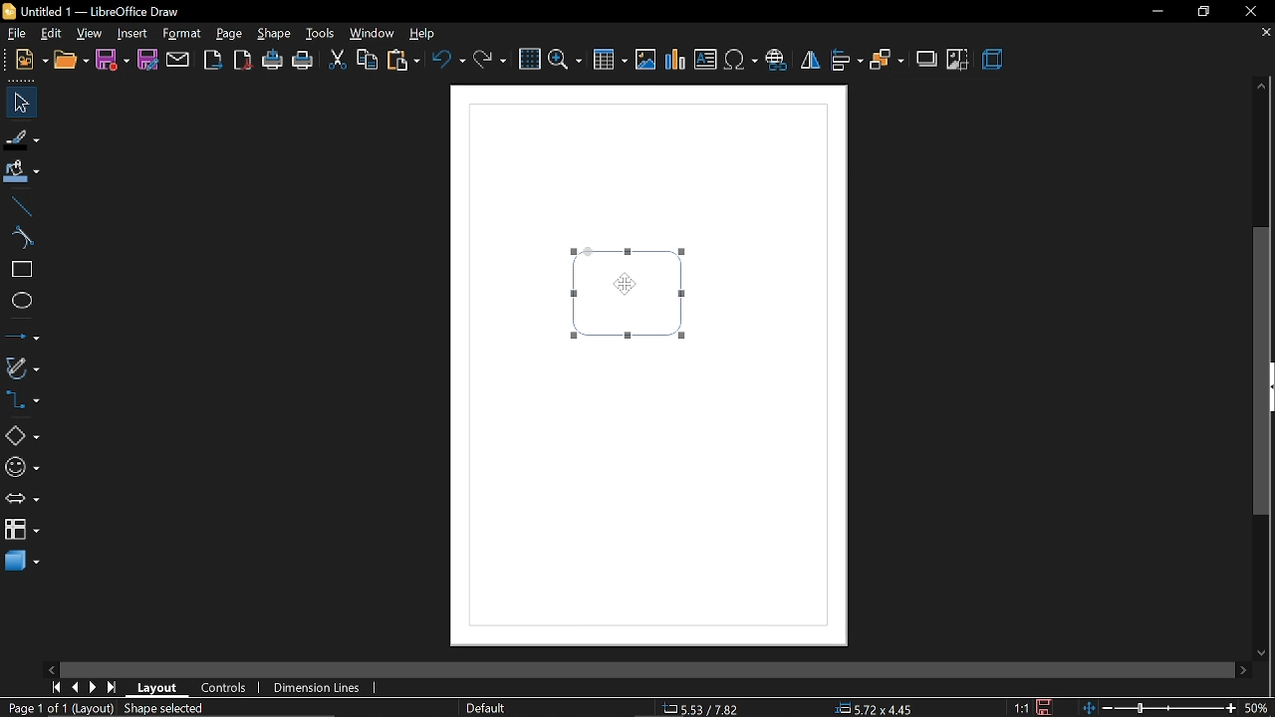 This screenshot has width=1275, height=717. I want to click on insert text, so click(707, 60).